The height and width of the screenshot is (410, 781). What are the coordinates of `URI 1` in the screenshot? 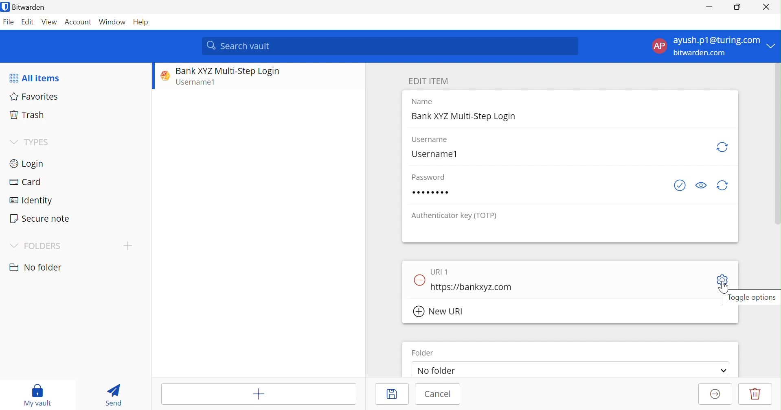 It's located at (440, 272).